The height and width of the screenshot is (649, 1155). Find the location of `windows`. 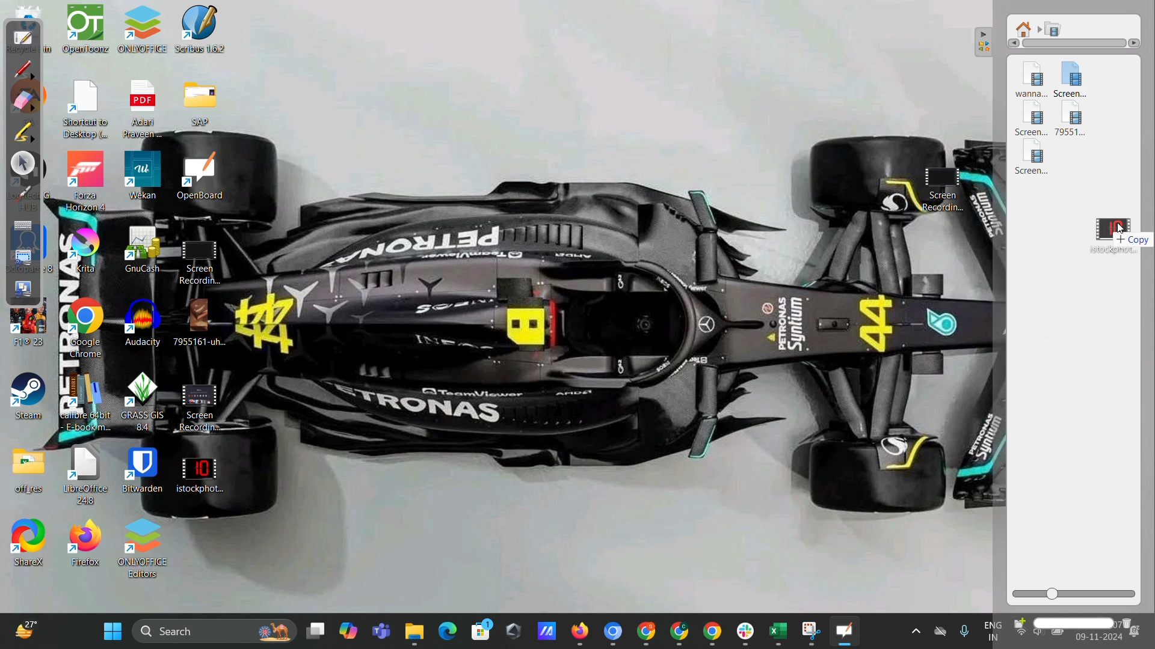

windows is located at coordinates (114, 633).